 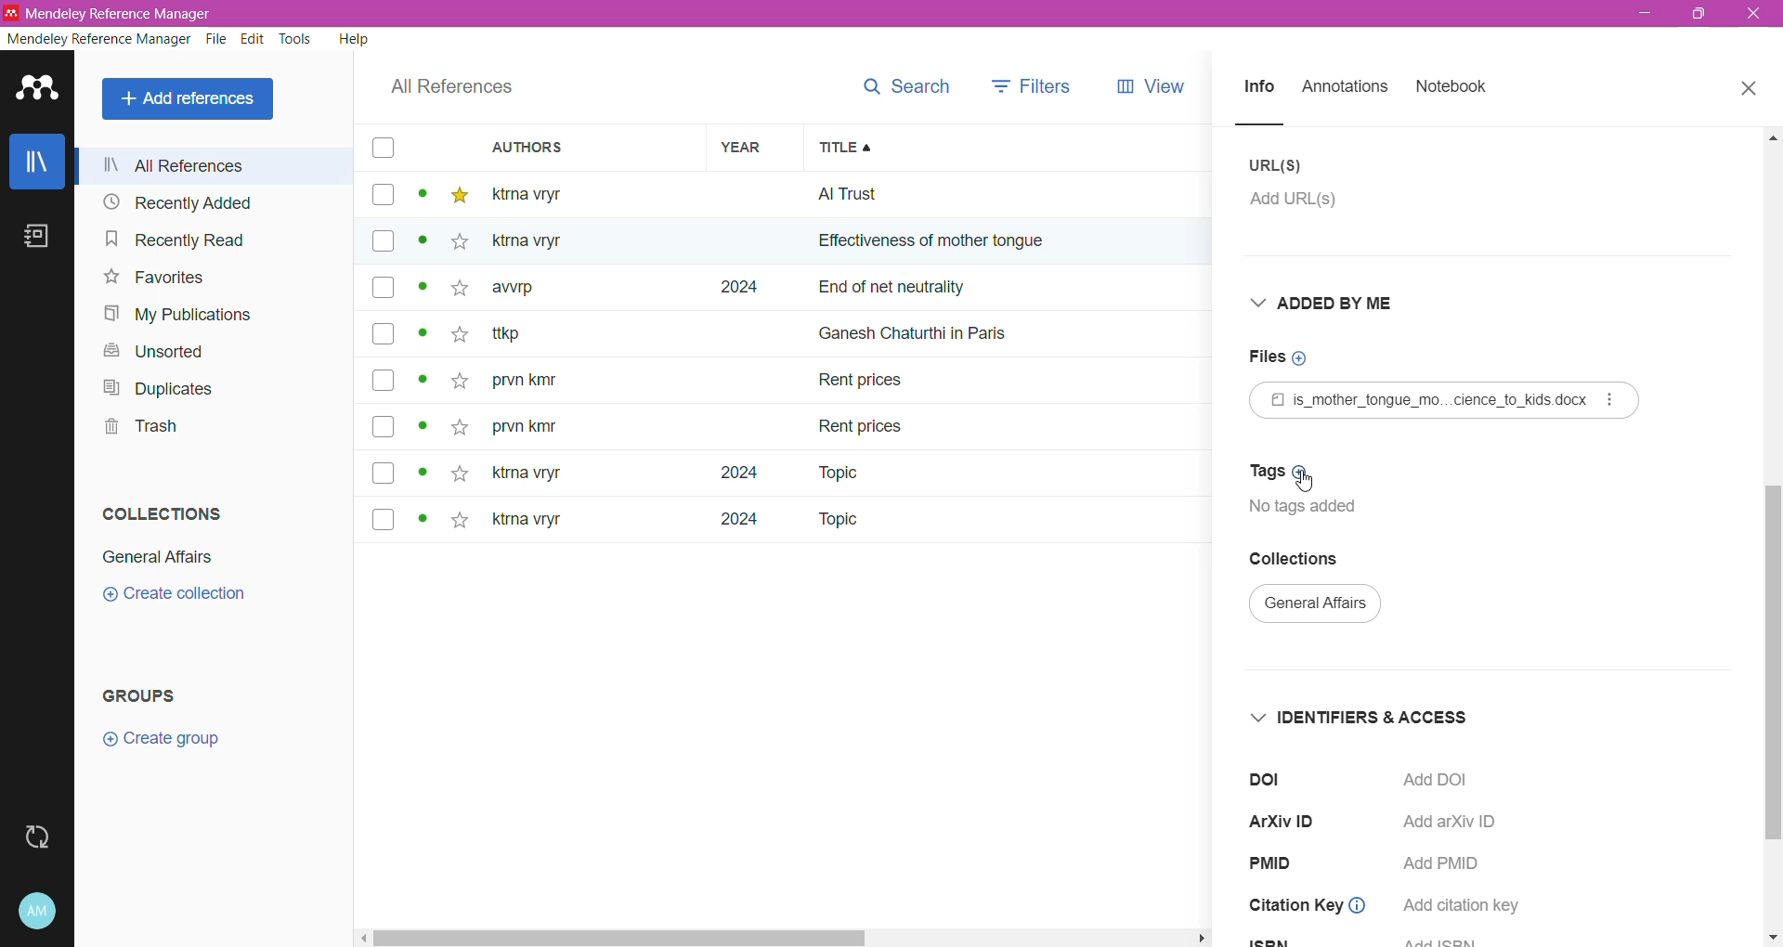 What do you see at coordinates (904, 86) in the screenshot?
I see `search` at bounding box center [904, 86].